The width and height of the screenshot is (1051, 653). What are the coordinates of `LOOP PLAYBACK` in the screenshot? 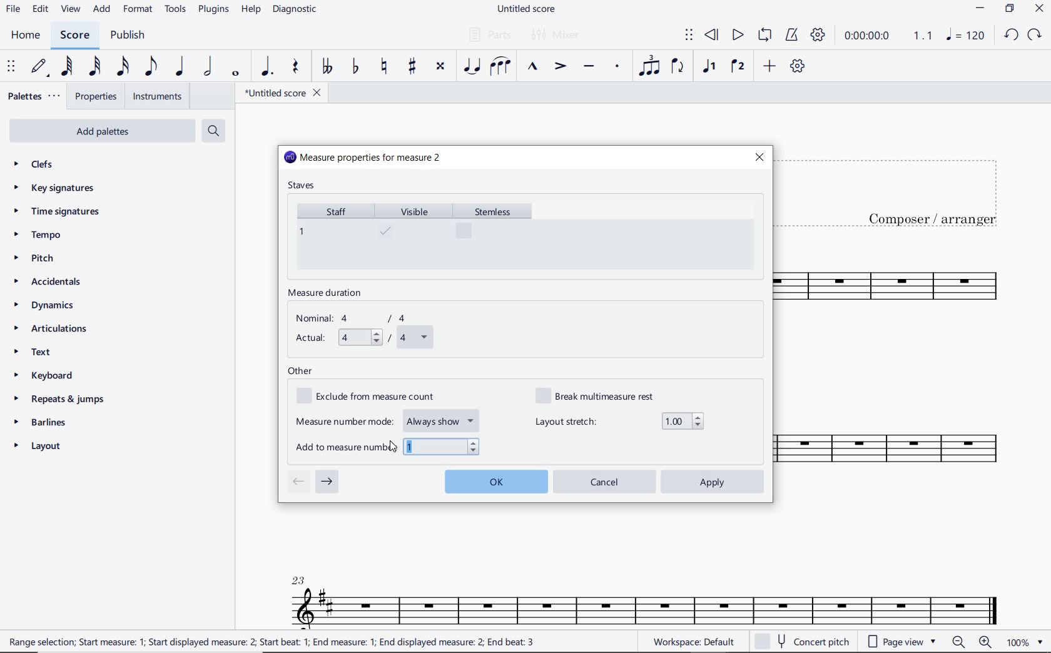 It's located at (764, 36).